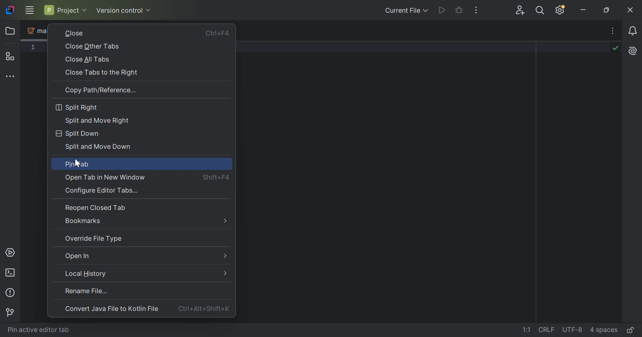 Image resolution: width=642 pixels, height=337 pixels. Describe the element at coordinates (84, 221) in the screenshot. I see `Bookmarks` at that location.